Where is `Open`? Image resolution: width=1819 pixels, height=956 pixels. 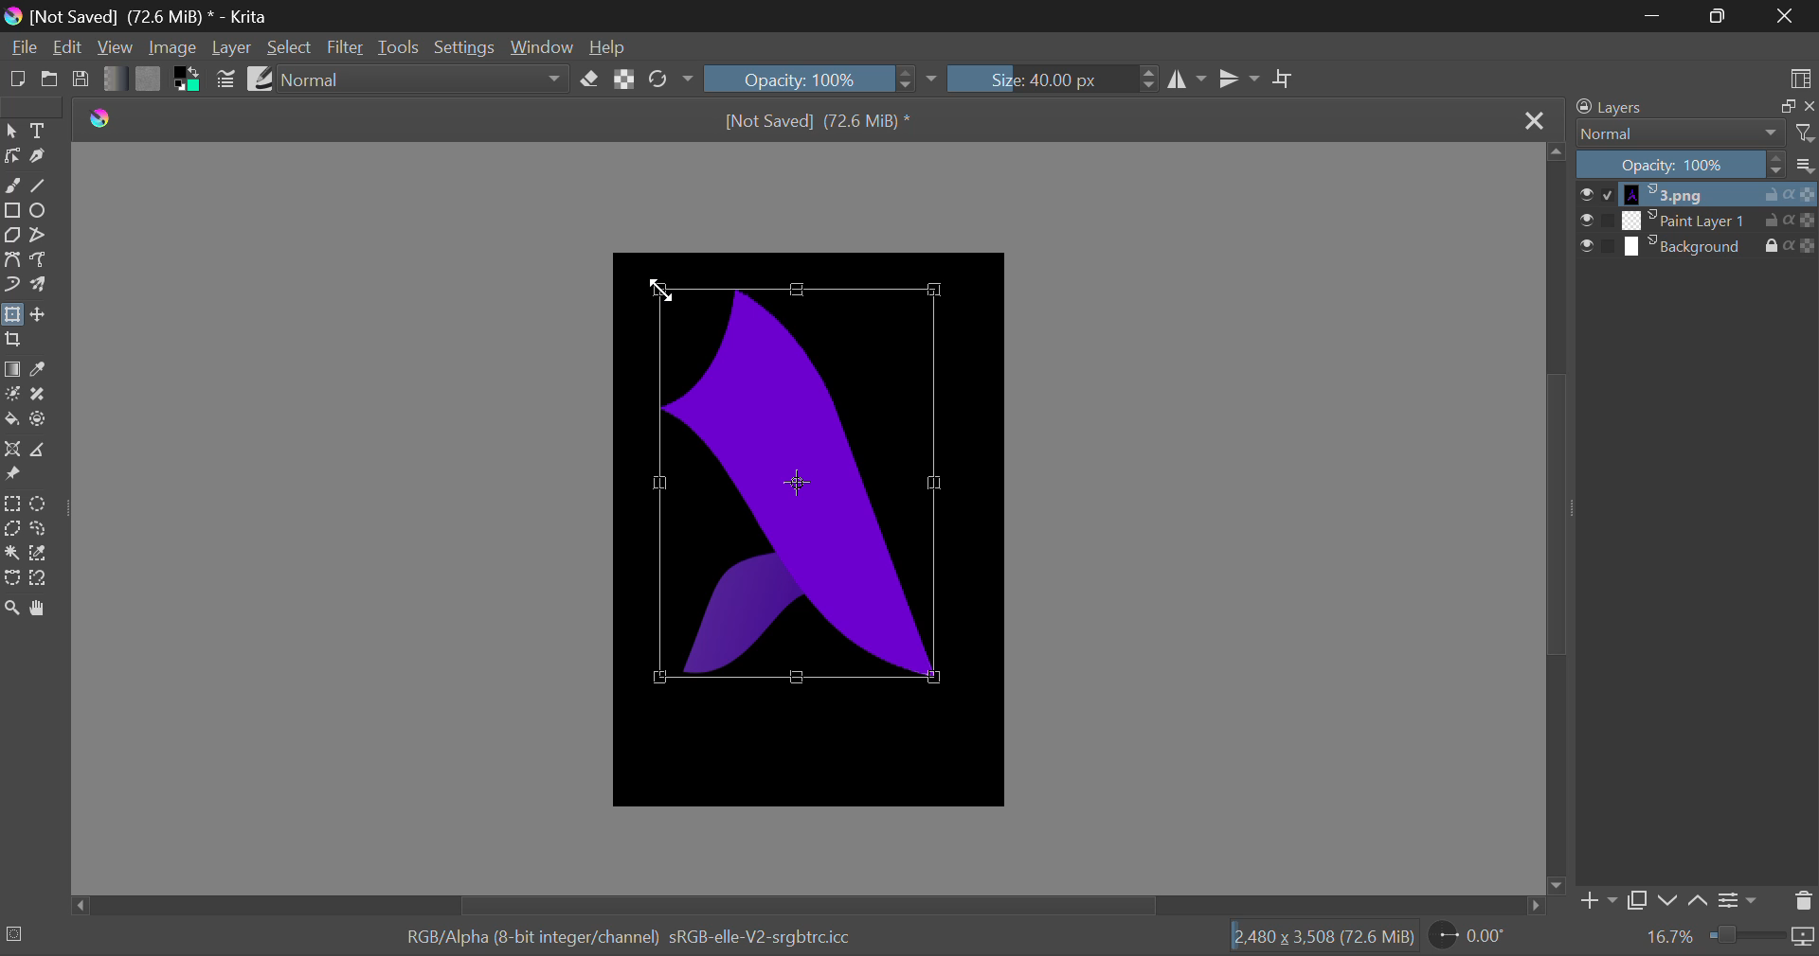
Open is located at coordinates (49, 80).